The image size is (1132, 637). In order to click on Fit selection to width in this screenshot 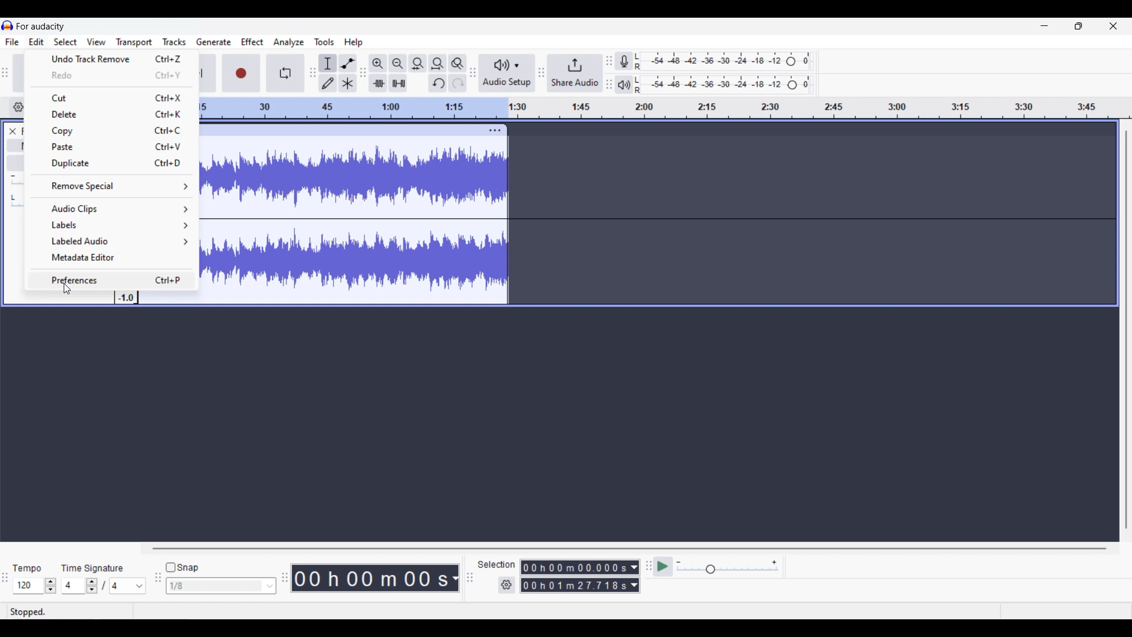, I will do `click(418, 63)`.